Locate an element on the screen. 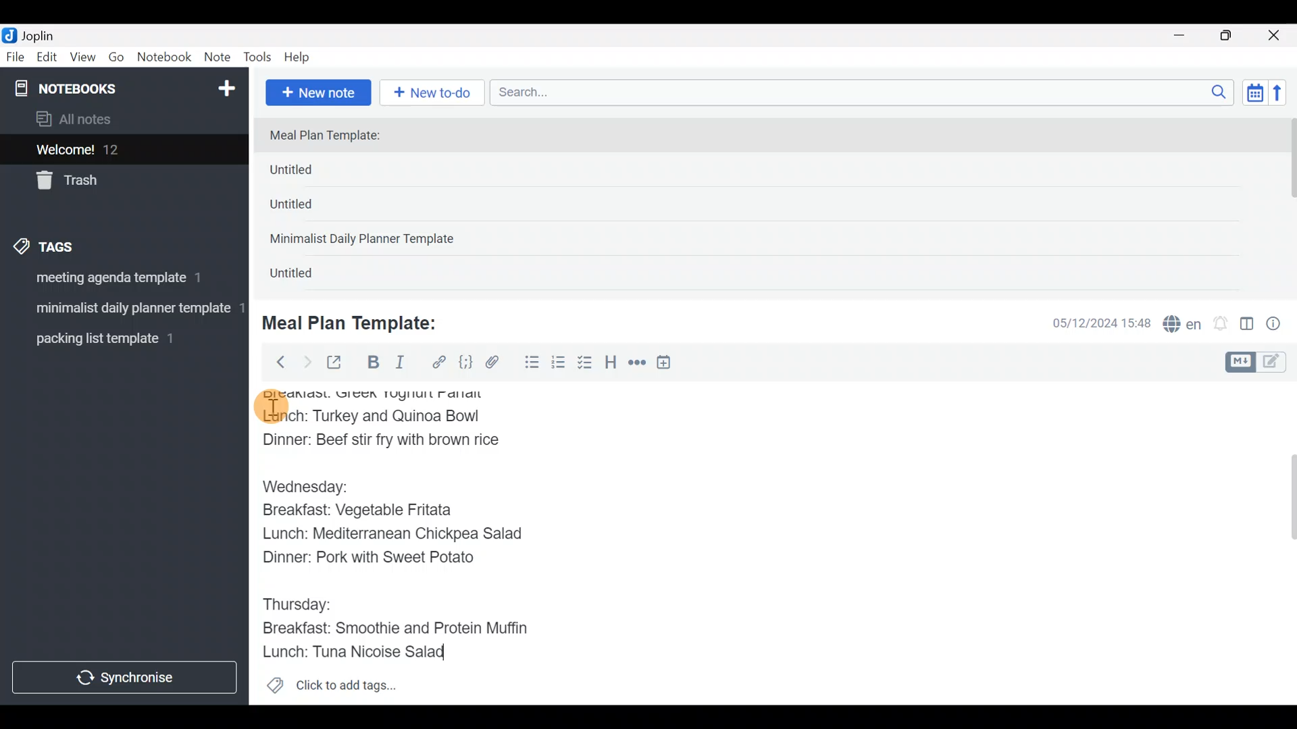 The height and width of the screenshot is (729, 1297). Untitled is located at coordinates (309, 209).